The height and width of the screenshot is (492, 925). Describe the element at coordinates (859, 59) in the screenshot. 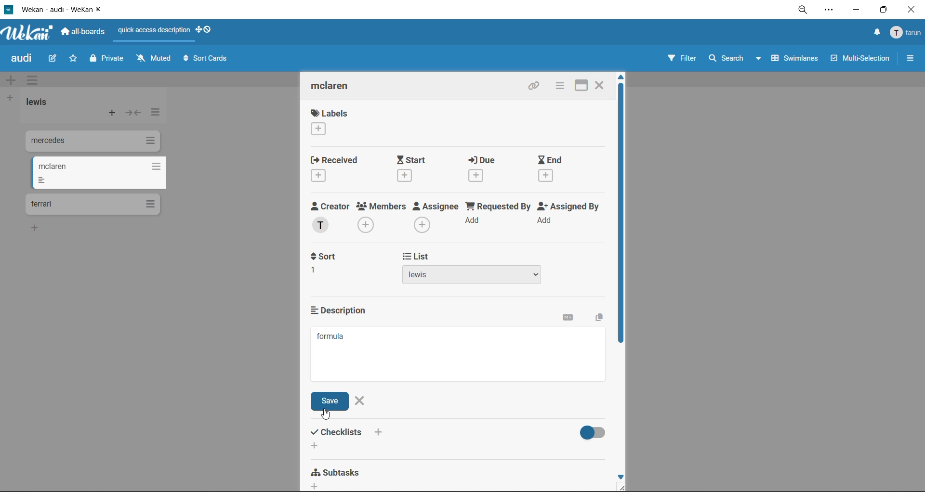

I see `multiselection` at that location.